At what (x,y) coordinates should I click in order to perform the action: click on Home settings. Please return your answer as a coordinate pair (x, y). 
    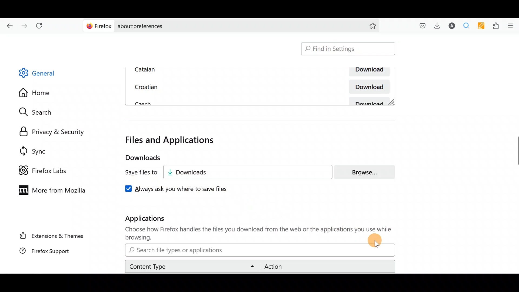
    Looking at the image, I should click on (35, 92).